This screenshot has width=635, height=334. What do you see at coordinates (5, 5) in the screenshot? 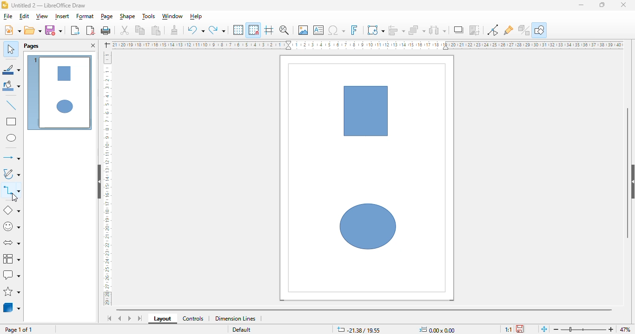
I see `logo` at bounding box center [5, 5].